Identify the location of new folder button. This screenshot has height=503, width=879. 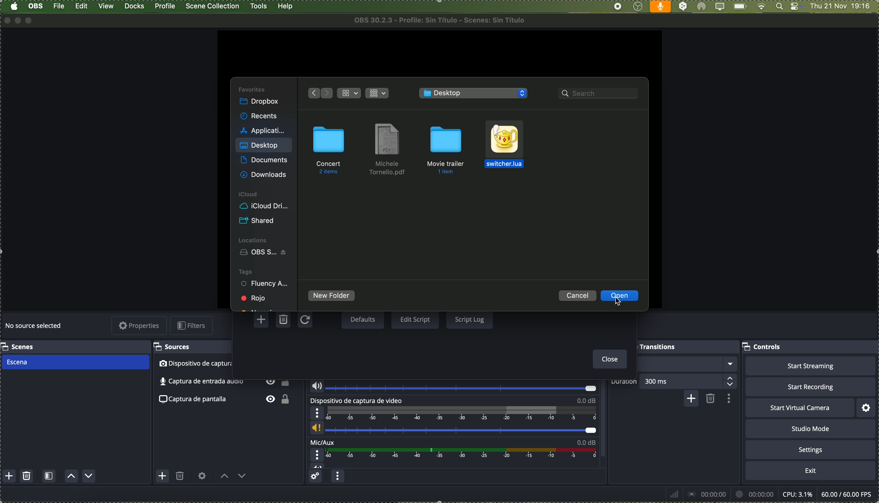
(332, 296).